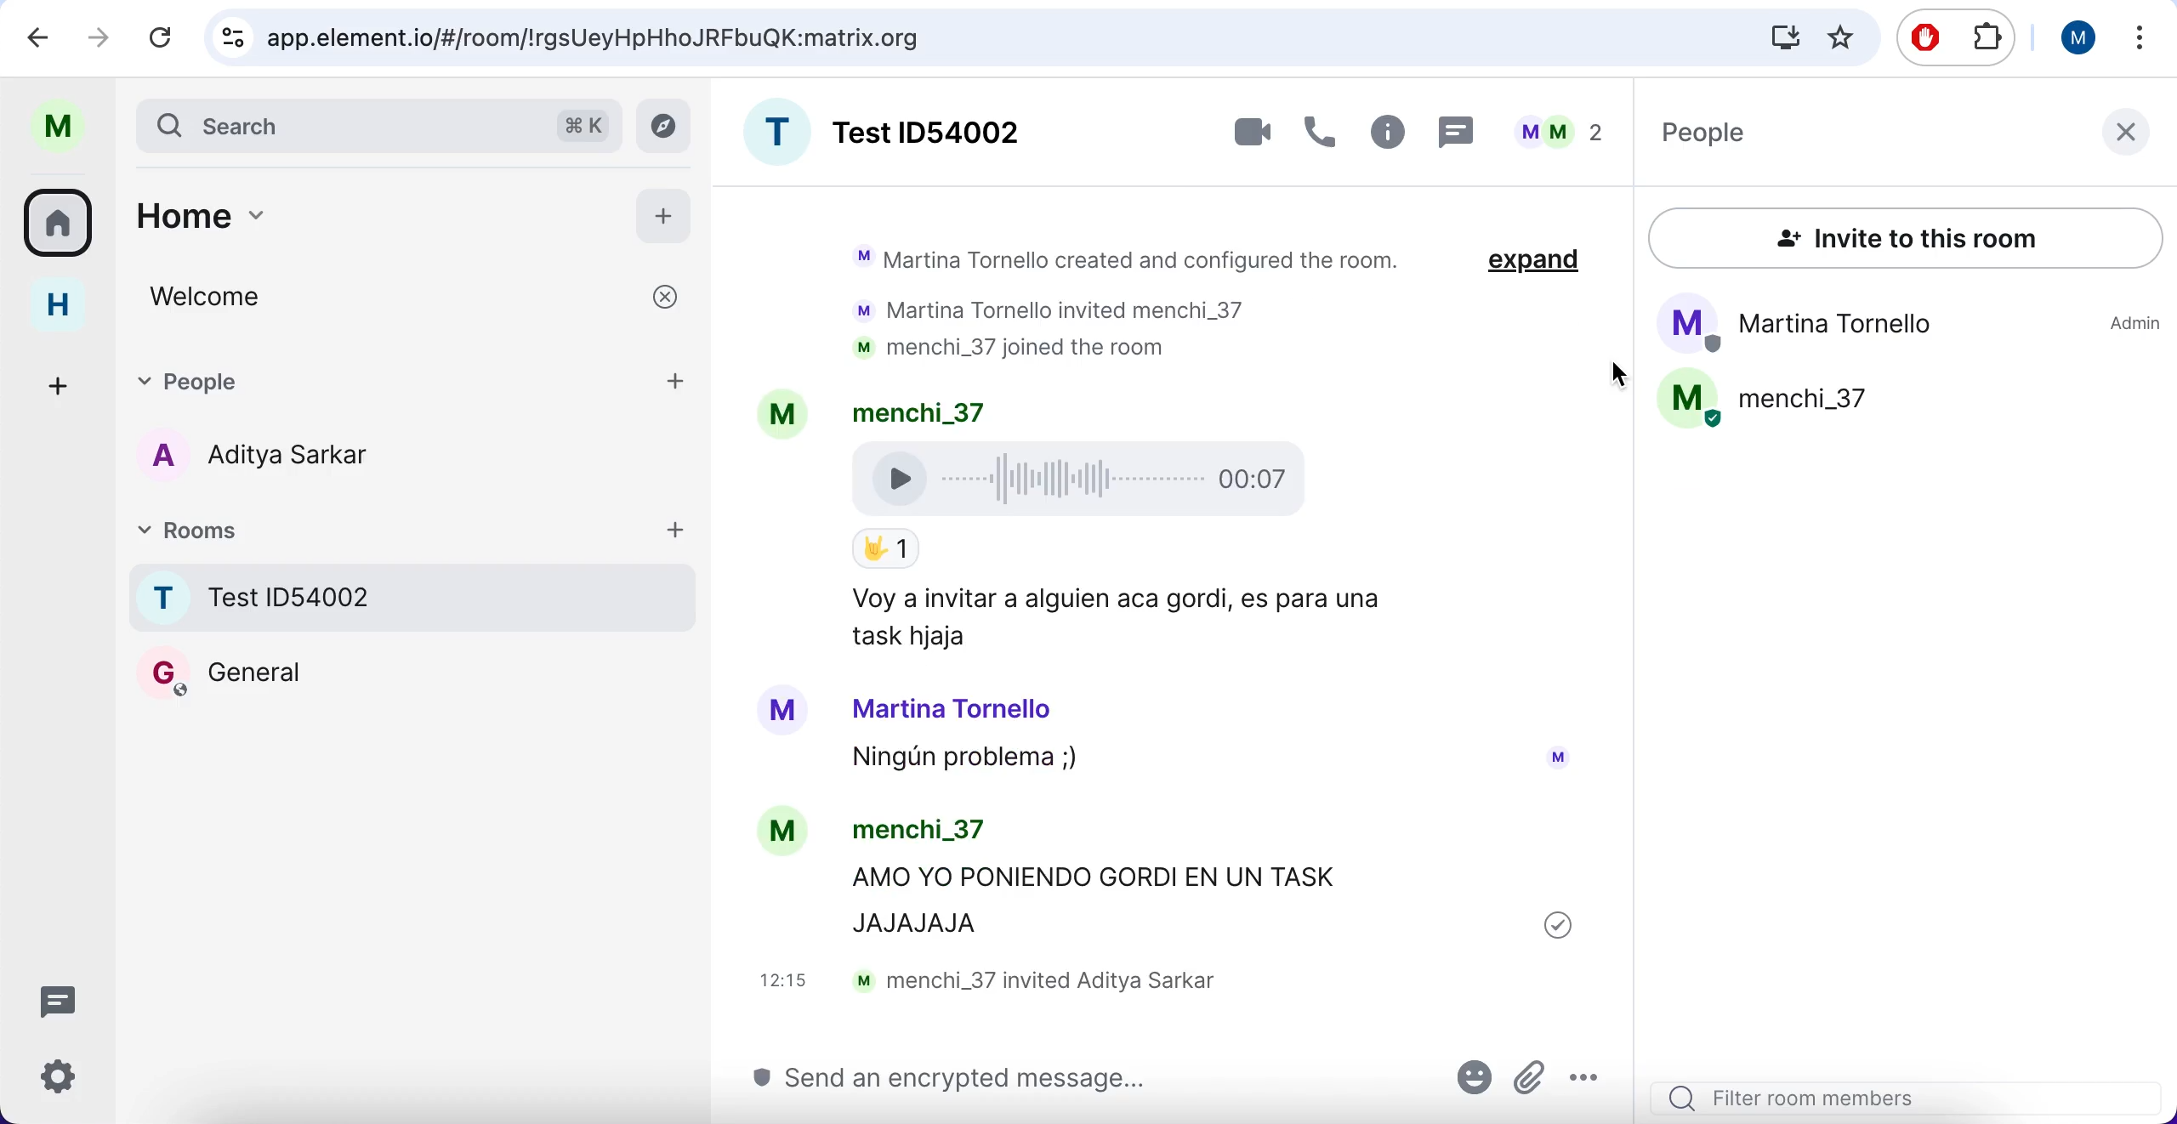 The image size is (2177, 1124). What do you see at coordinates (1567, 131) in the screenshot?
I see `members` at bounding box center [1567, 131].